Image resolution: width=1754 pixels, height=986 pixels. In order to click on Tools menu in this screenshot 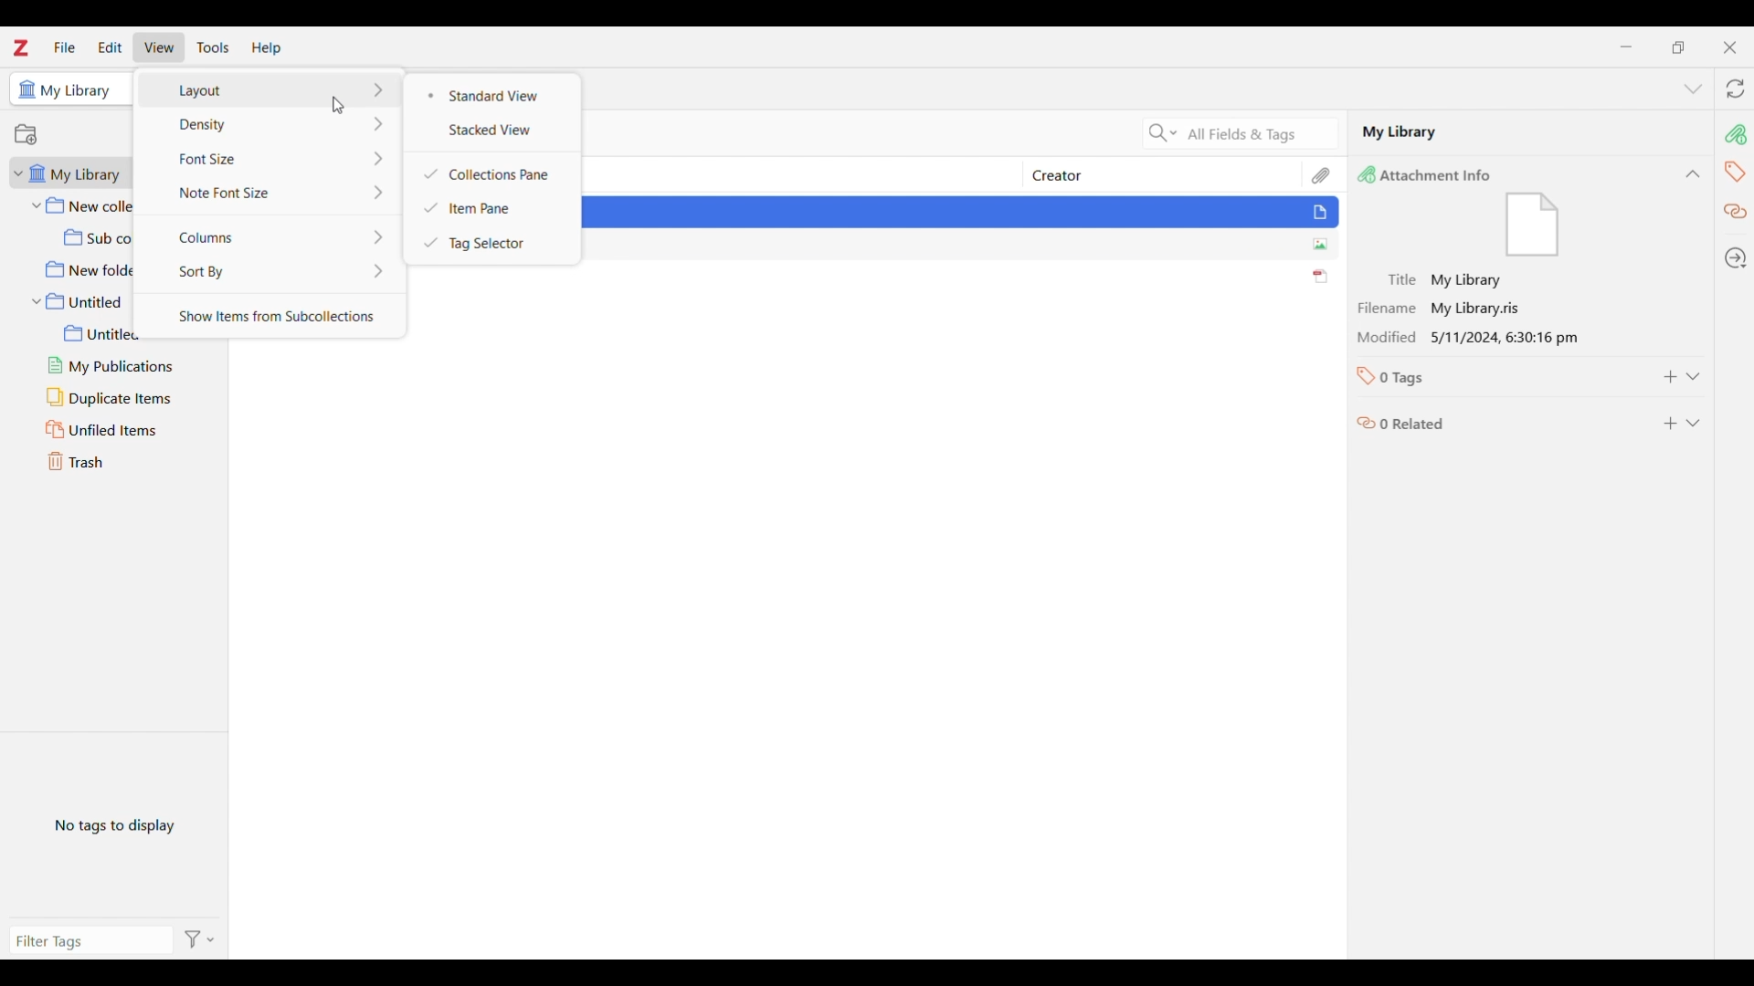, I will do `click(214, 47)`.